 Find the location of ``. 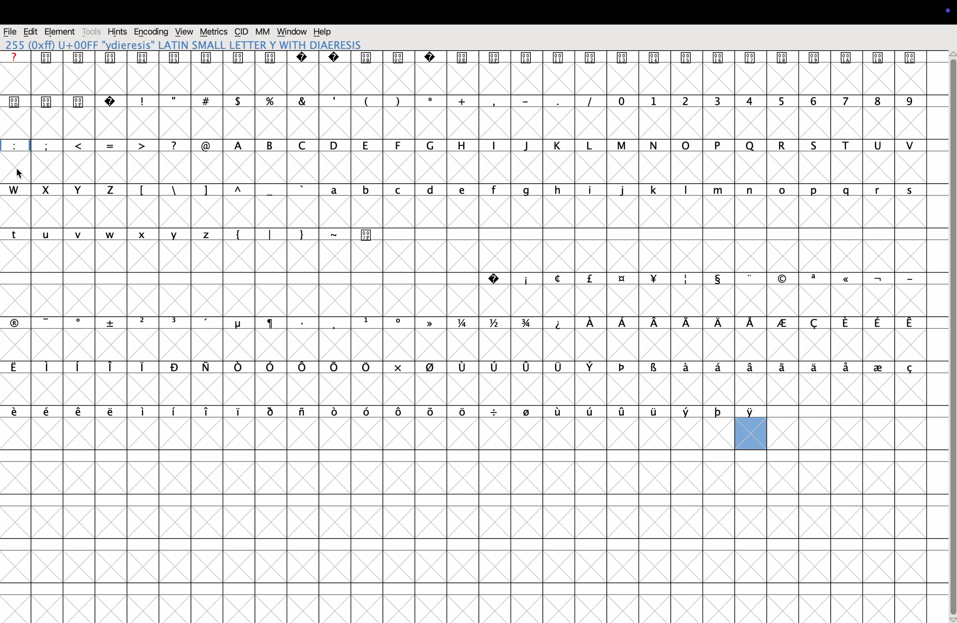

 is located at coordinates (240, 203).